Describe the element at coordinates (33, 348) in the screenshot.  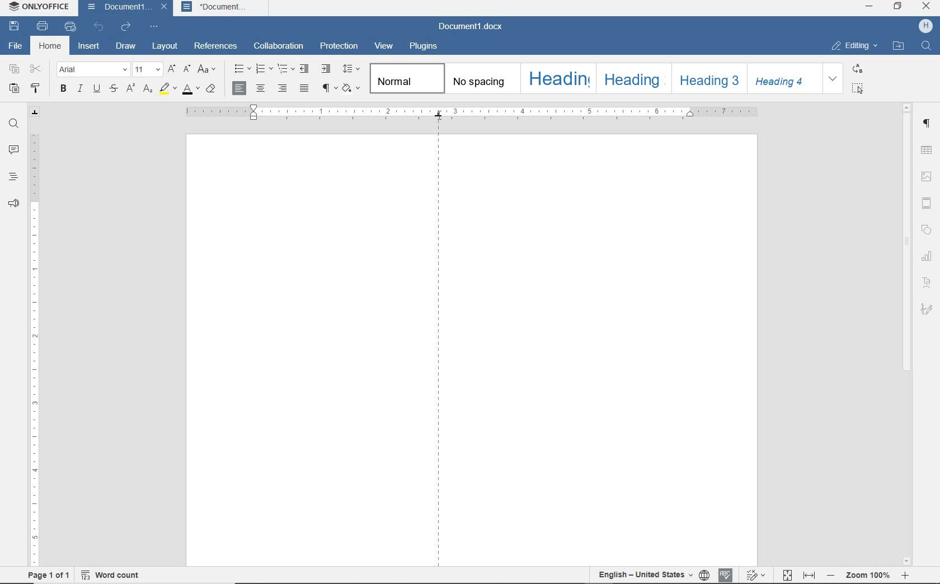
I see `RULER` at that location.